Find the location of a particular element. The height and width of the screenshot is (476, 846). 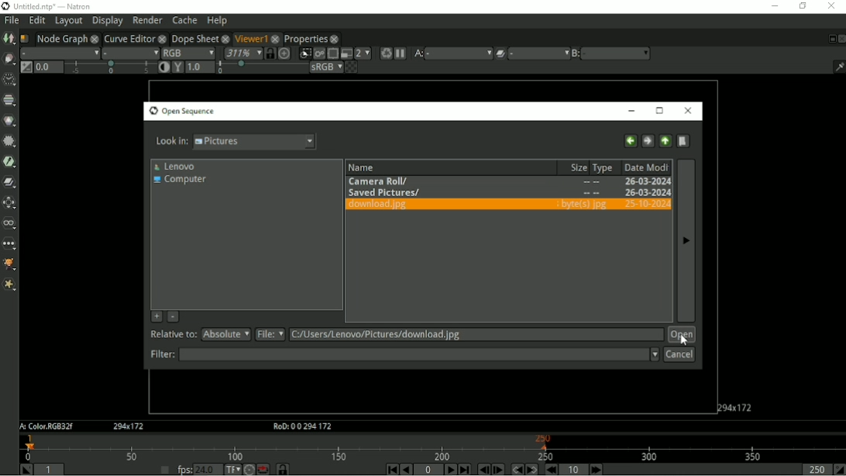

Pause updates is located at coordinates (401, 53).